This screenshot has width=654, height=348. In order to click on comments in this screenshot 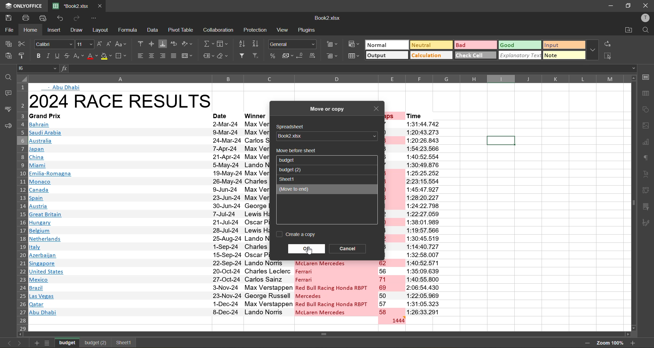, I will do `click(6, 93)`.